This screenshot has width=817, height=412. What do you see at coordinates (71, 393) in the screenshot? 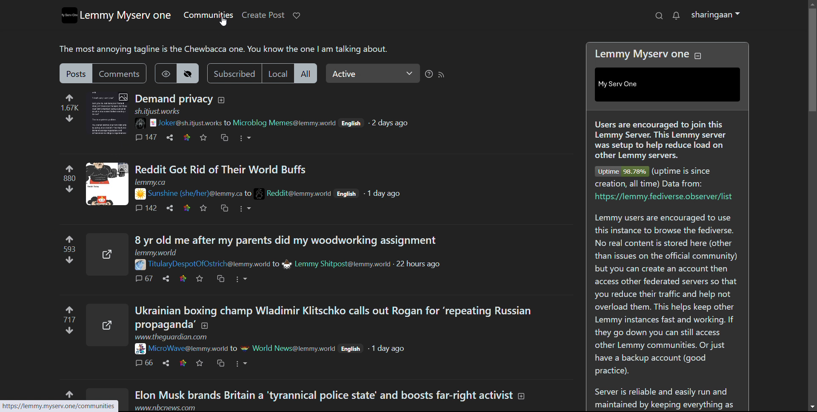
I see `upvote` at bounding box center [71, 393].